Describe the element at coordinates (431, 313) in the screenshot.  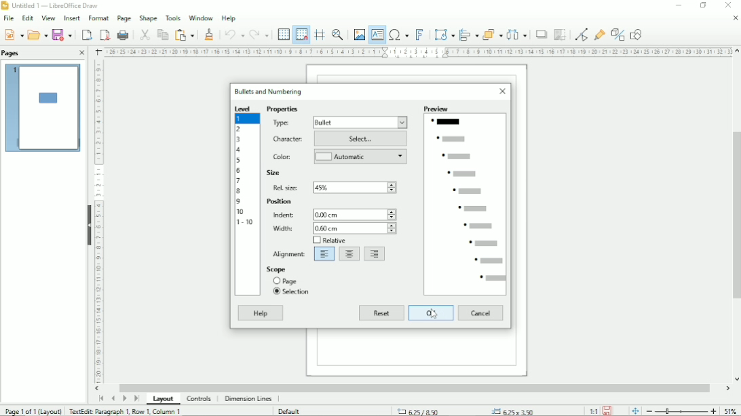
I see `OK` at that location.